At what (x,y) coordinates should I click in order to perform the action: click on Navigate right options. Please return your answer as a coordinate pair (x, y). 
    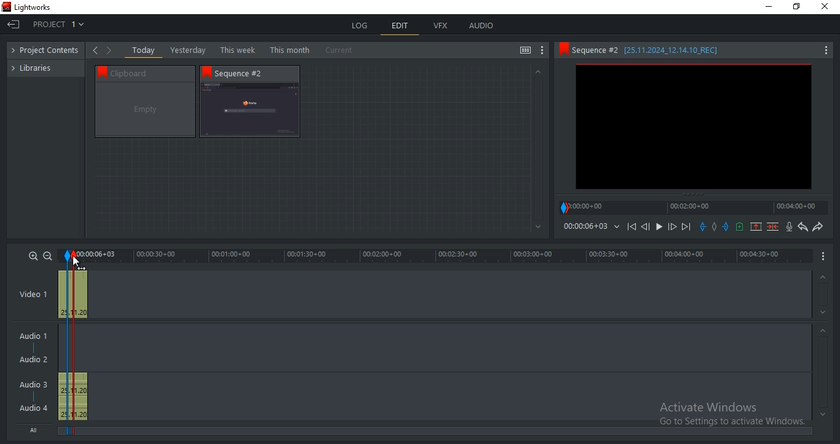
    Looking at the image, I should click on (111, 50).